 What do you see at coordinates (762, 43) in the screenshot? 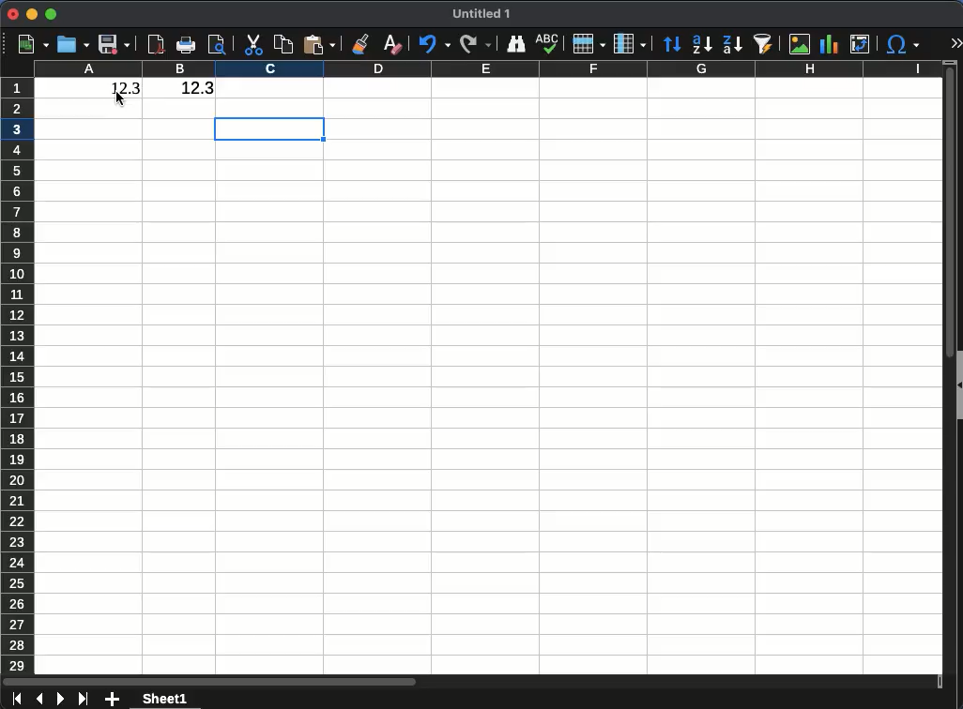
I see `autofilter` at bounding box center [762, 43].